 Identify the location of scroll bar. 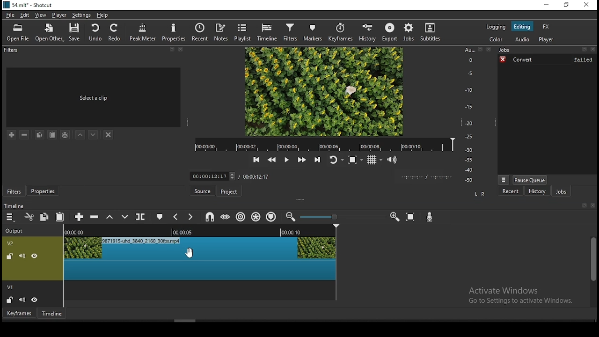
(592, 271).